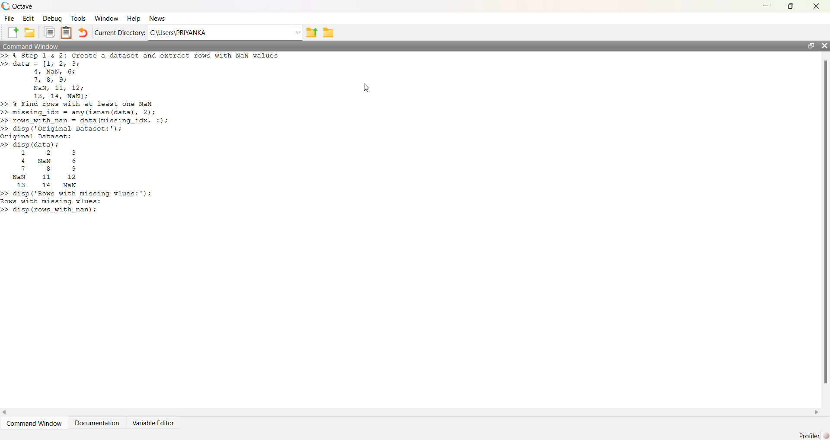 The height and width of the screenshot is (440, 830). I want to click on Duplicate, so click(49, 32).